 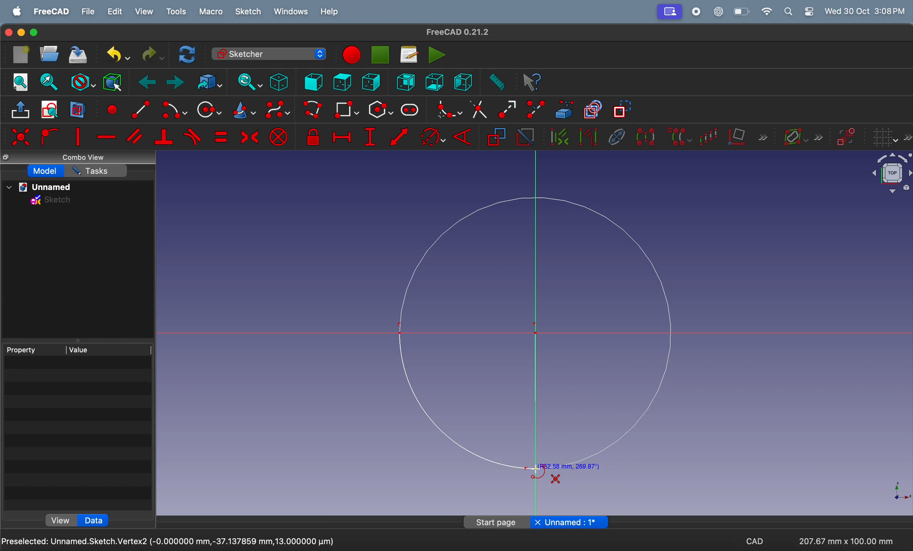 What do you see at coordinates (497, 137) in the screenshot?
I see `reference constarint` at bounding box center [497, 137].